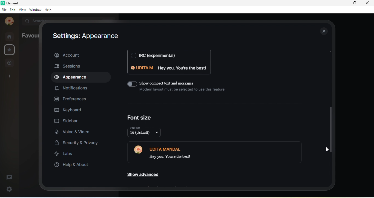 The width and height of the screenshot is (374, 198). Describe the element at coordinates (21, 10) in the screenshot. I see `view` at that location.